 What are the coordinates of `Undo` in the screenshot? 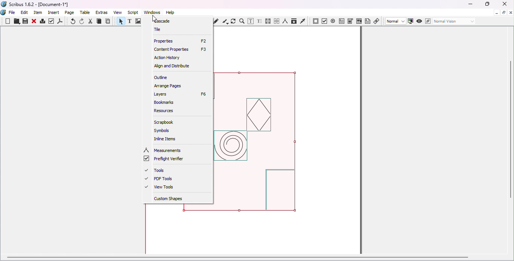 It's located at (73, 22).